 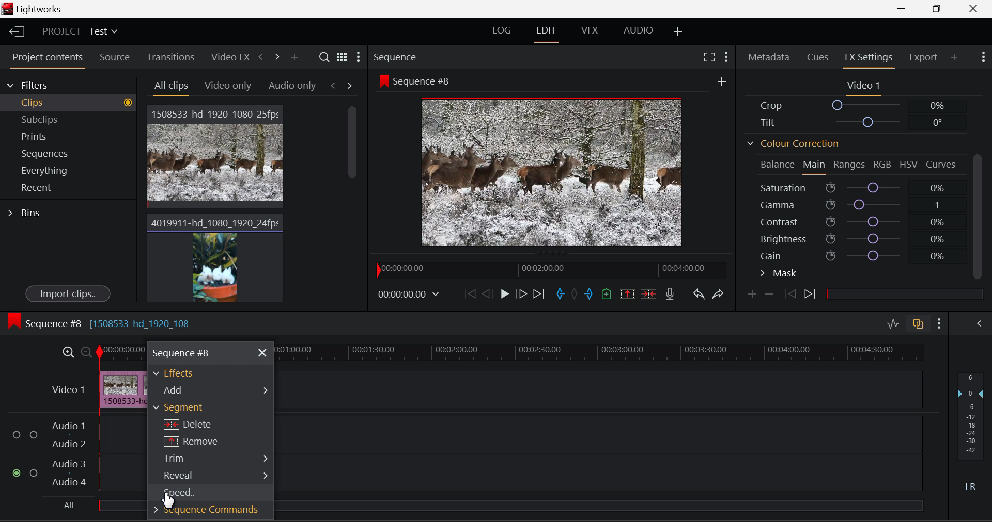 What do you see at coordinates (882, 165) in the screenshot?
I see `RGB` at bounding box center [882, 165].